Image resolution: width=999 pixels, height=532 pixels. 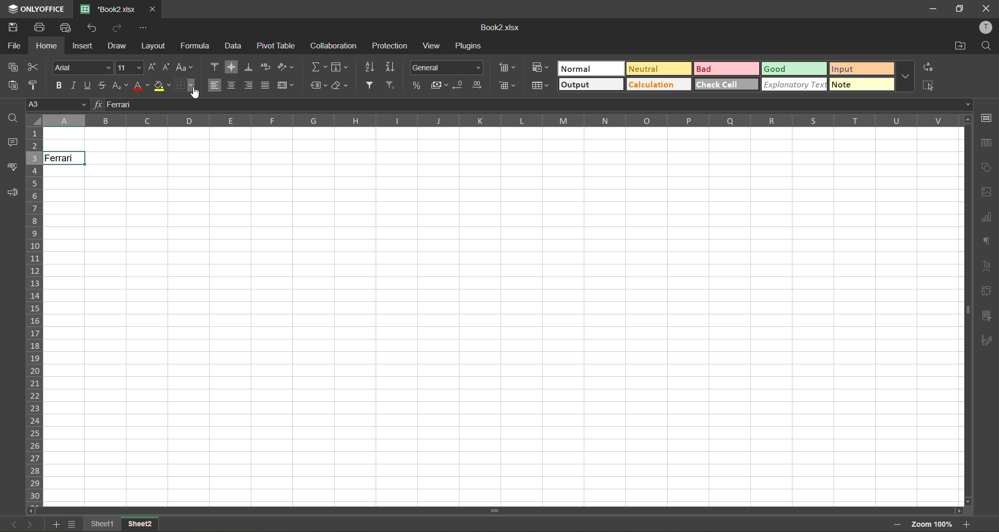 What do you see at coordinates (74, 86) in the screenshot?
I see `italic` at bounding box center [74, 86].